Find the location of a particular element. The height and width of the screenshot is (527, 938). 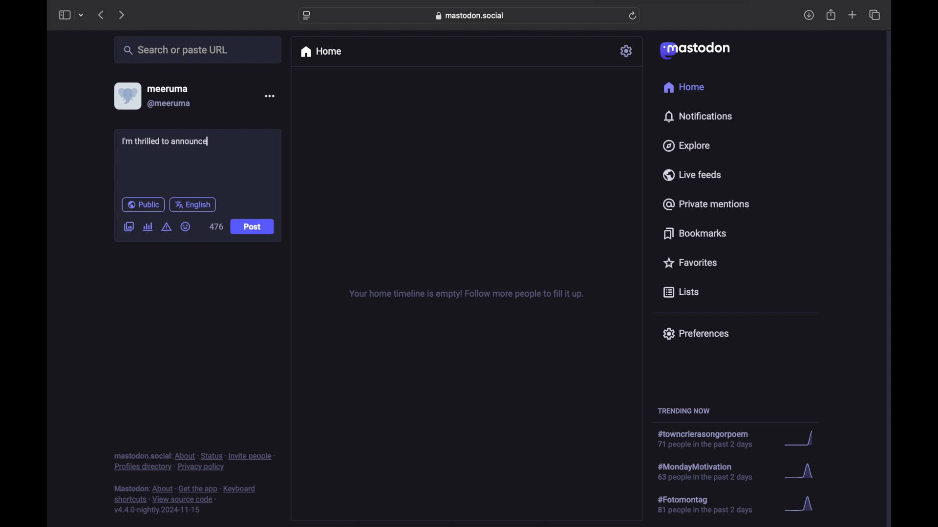

footnote is located at coordinates (185, 500).